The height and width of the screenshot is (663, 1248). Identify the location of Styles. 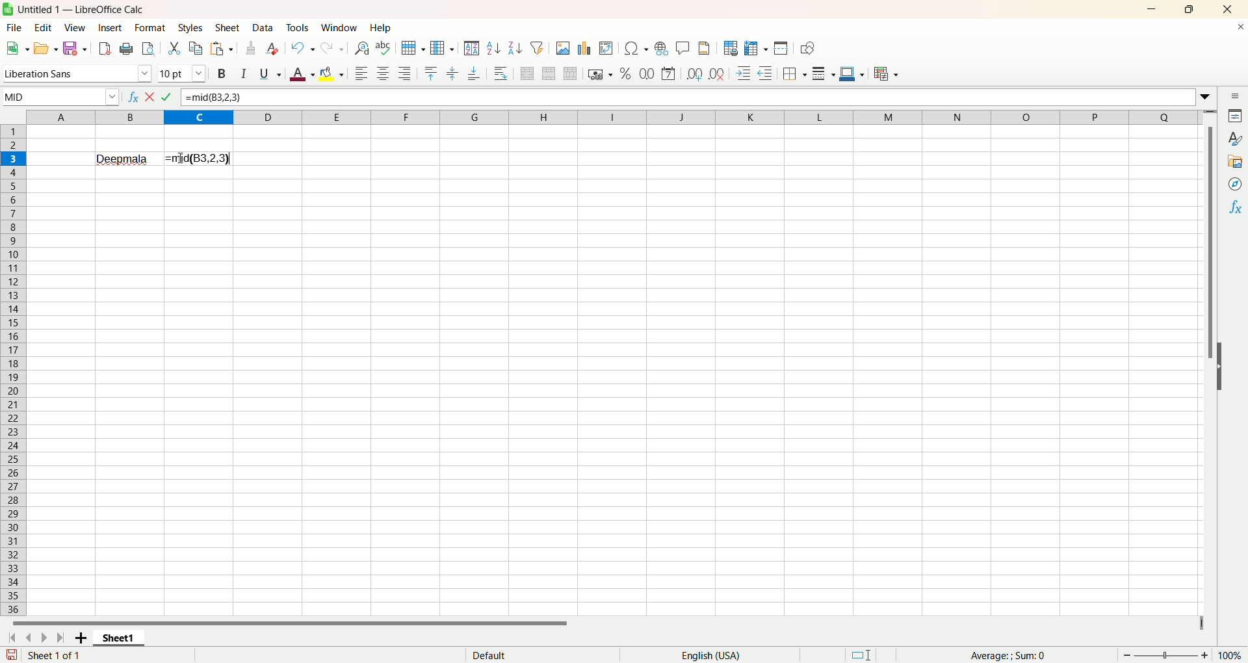
(190, 28).